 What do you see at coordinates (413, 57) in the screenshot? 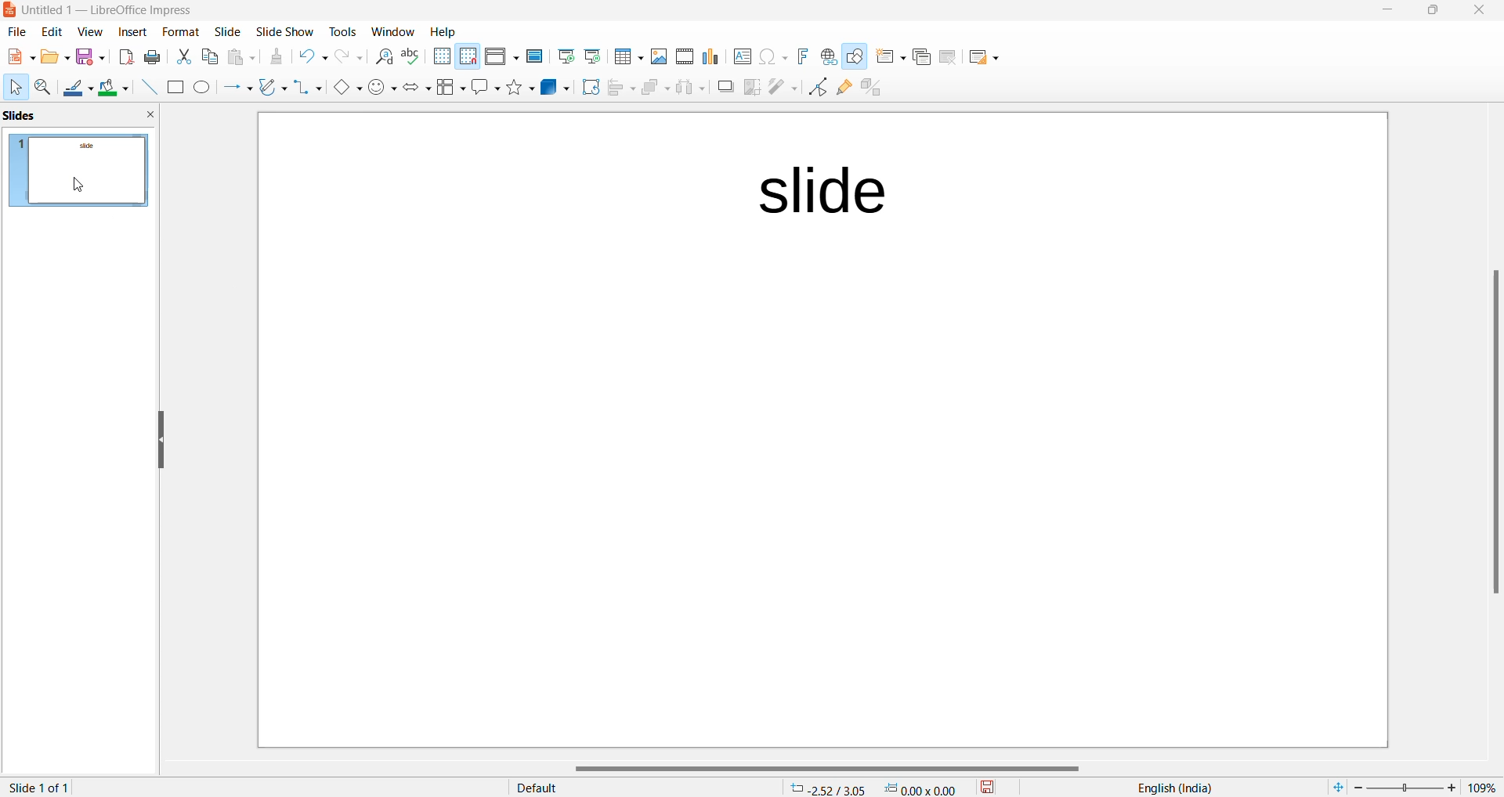
I see `spellings` at bounding box center [413, 57].